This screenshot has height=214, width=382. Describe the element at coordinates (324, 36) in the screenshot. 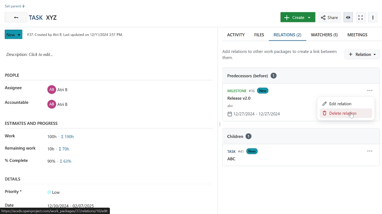

I see `watchers` at that location.